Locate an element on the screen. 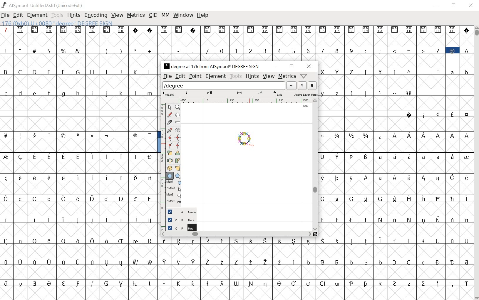  empty glyph slot is located at coordinates (79, 272).